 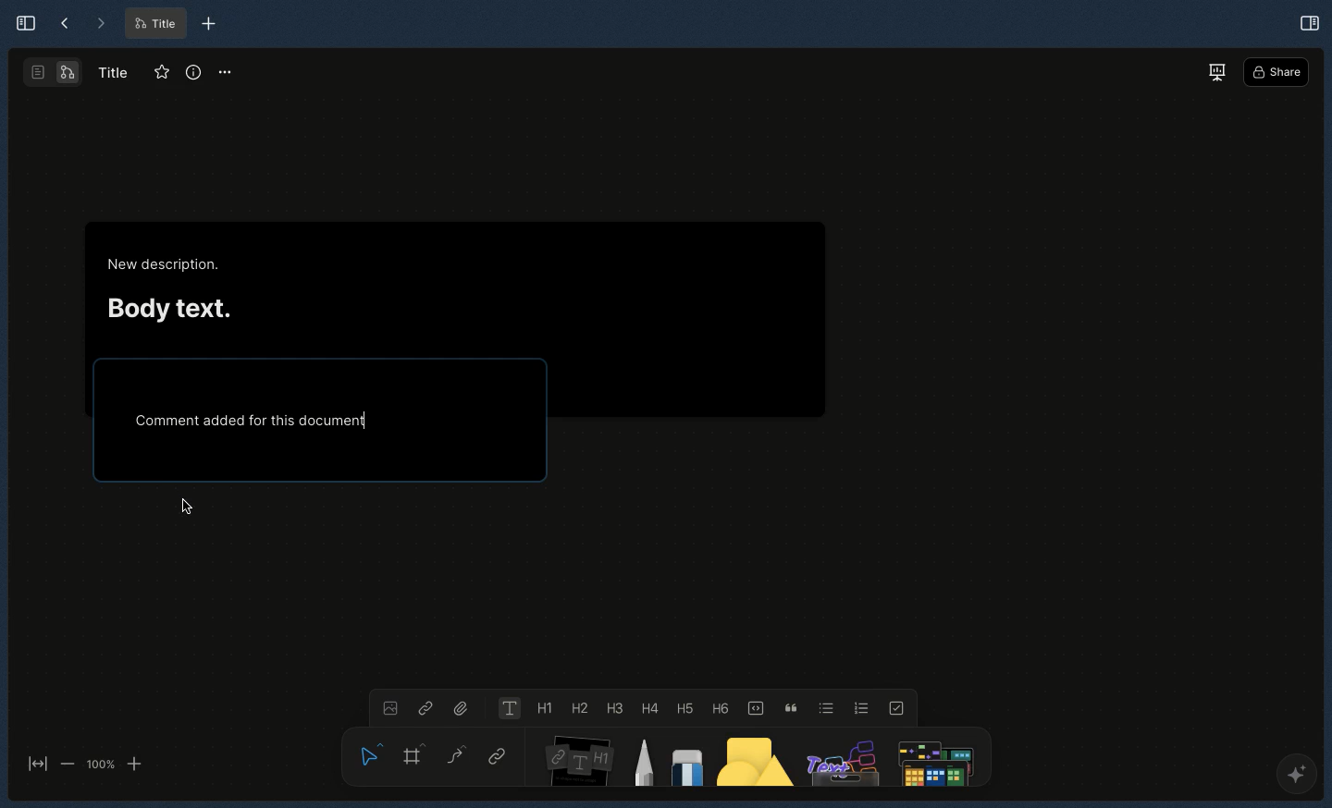 What do you see at coordinates (158, 73) in the screenshot?
I see `Favorite` at bounding box center [158, 73].